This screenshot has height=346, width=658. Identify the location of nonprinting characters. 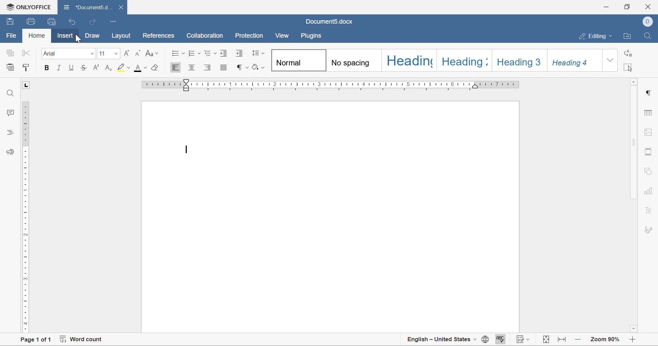
(241, 67).